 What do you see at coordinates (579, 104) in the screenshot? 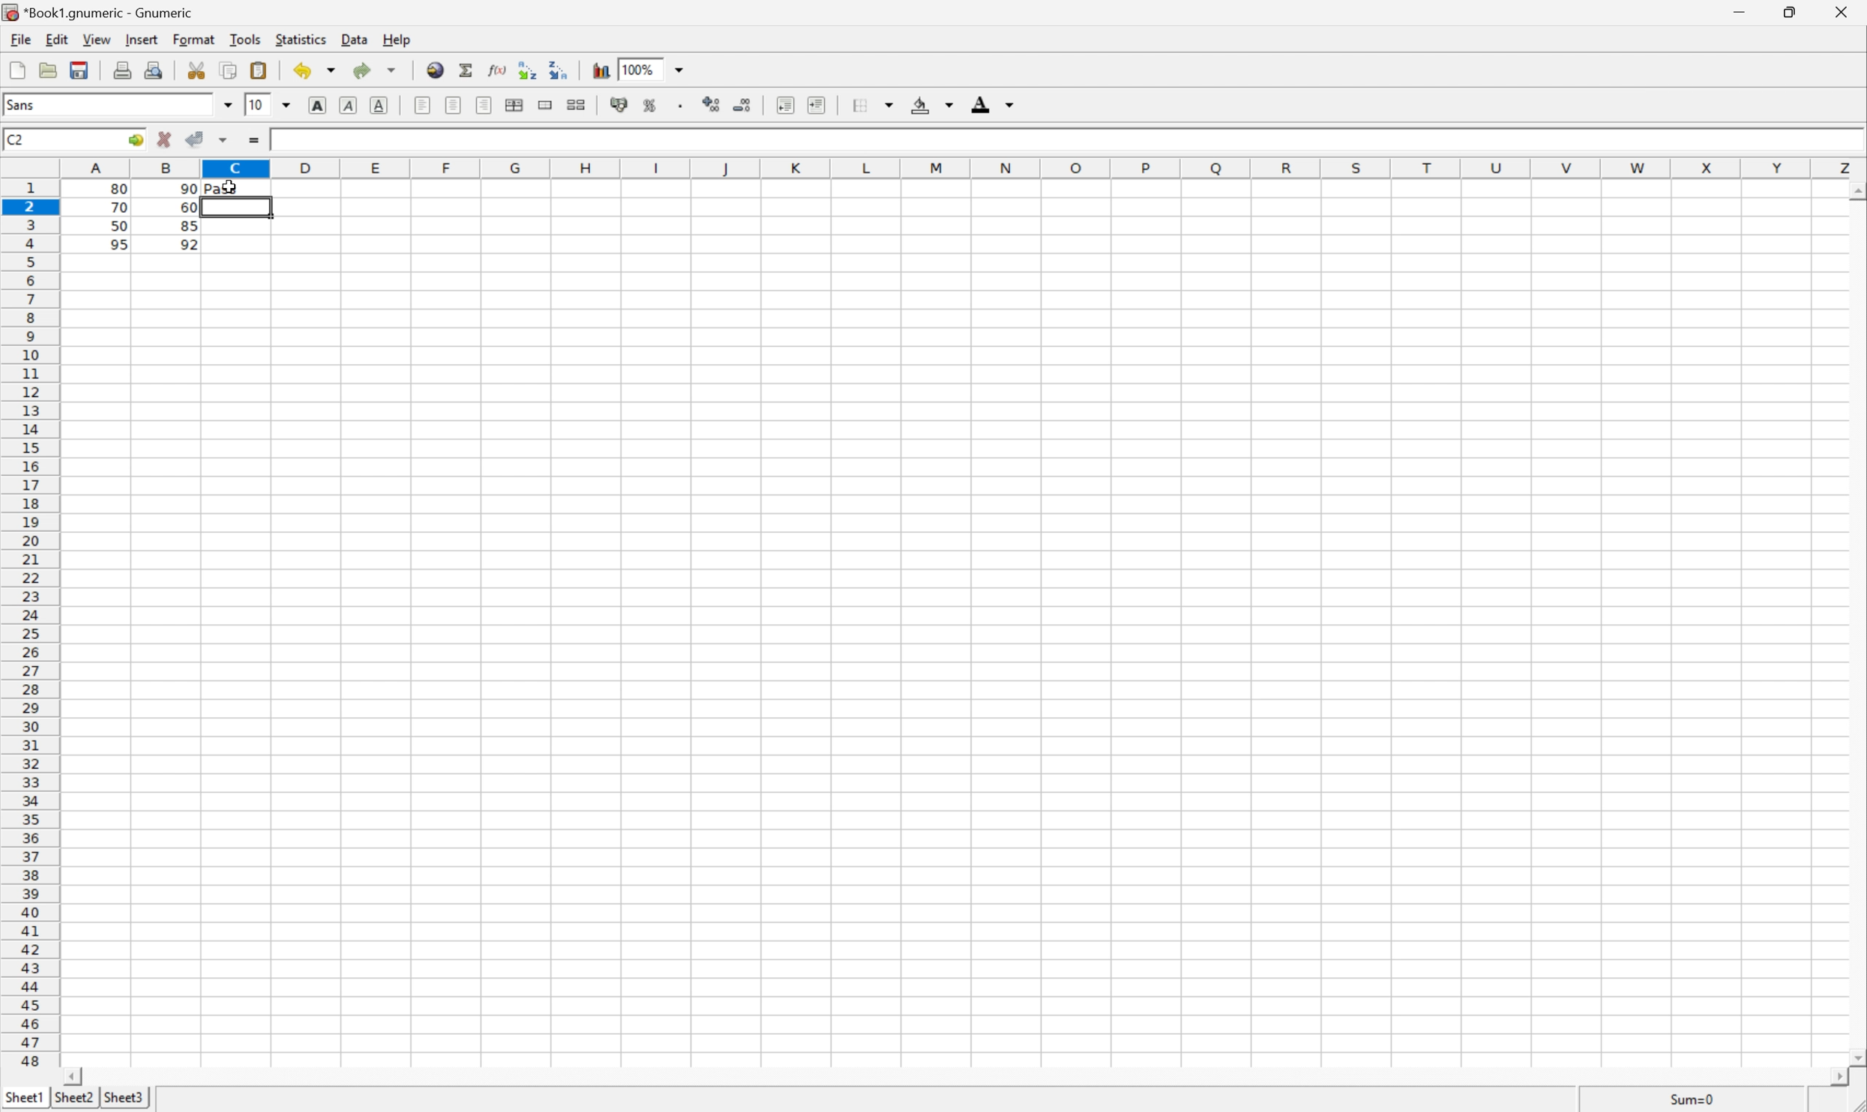
I see `Split merged ranges of cells` at bounding box center [579, 104].